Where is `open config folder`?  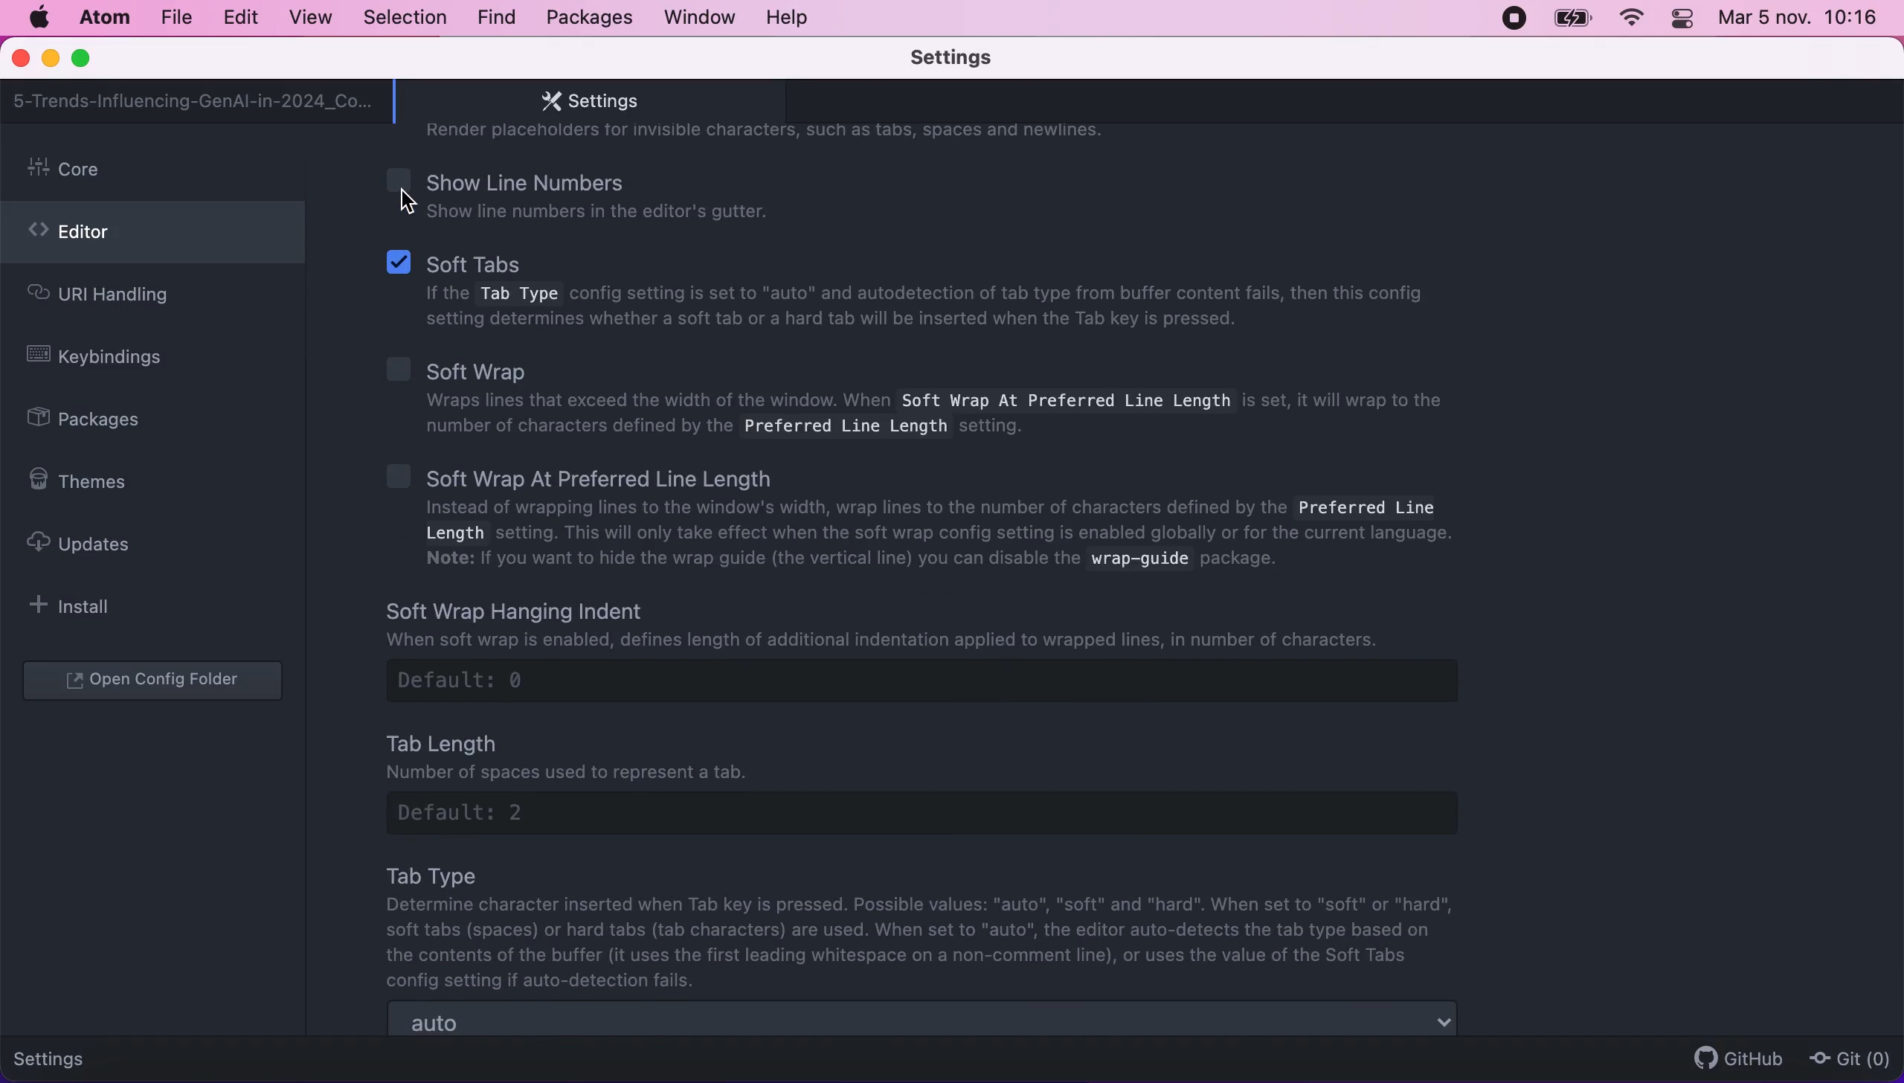
open config folder is located at coordinates (156, 682).